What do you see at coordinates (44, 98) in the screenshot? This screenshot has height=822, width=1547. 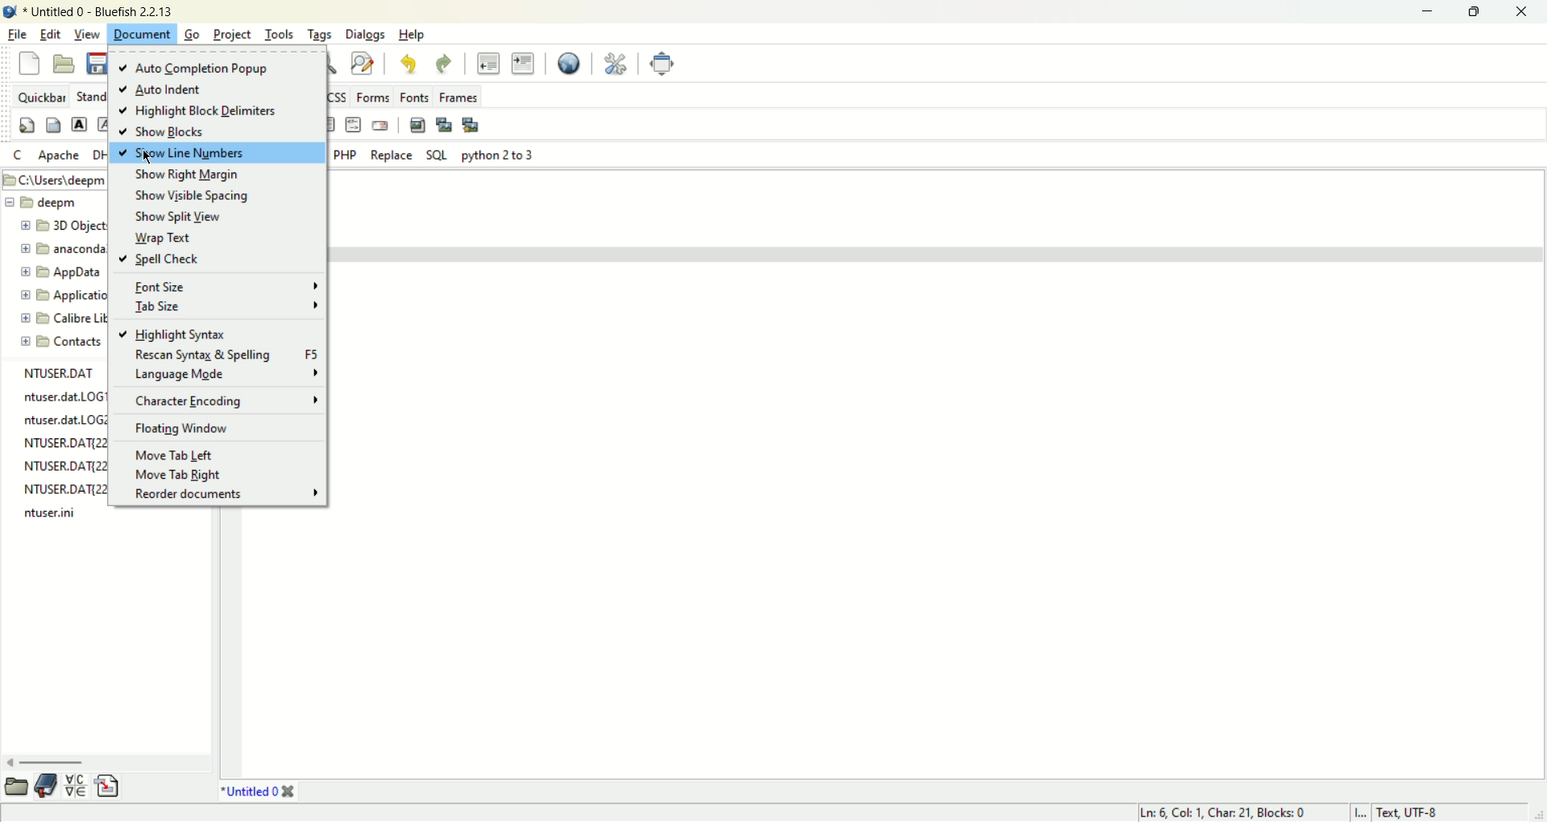 I see `quickbar` at bounding box center [44, 98].